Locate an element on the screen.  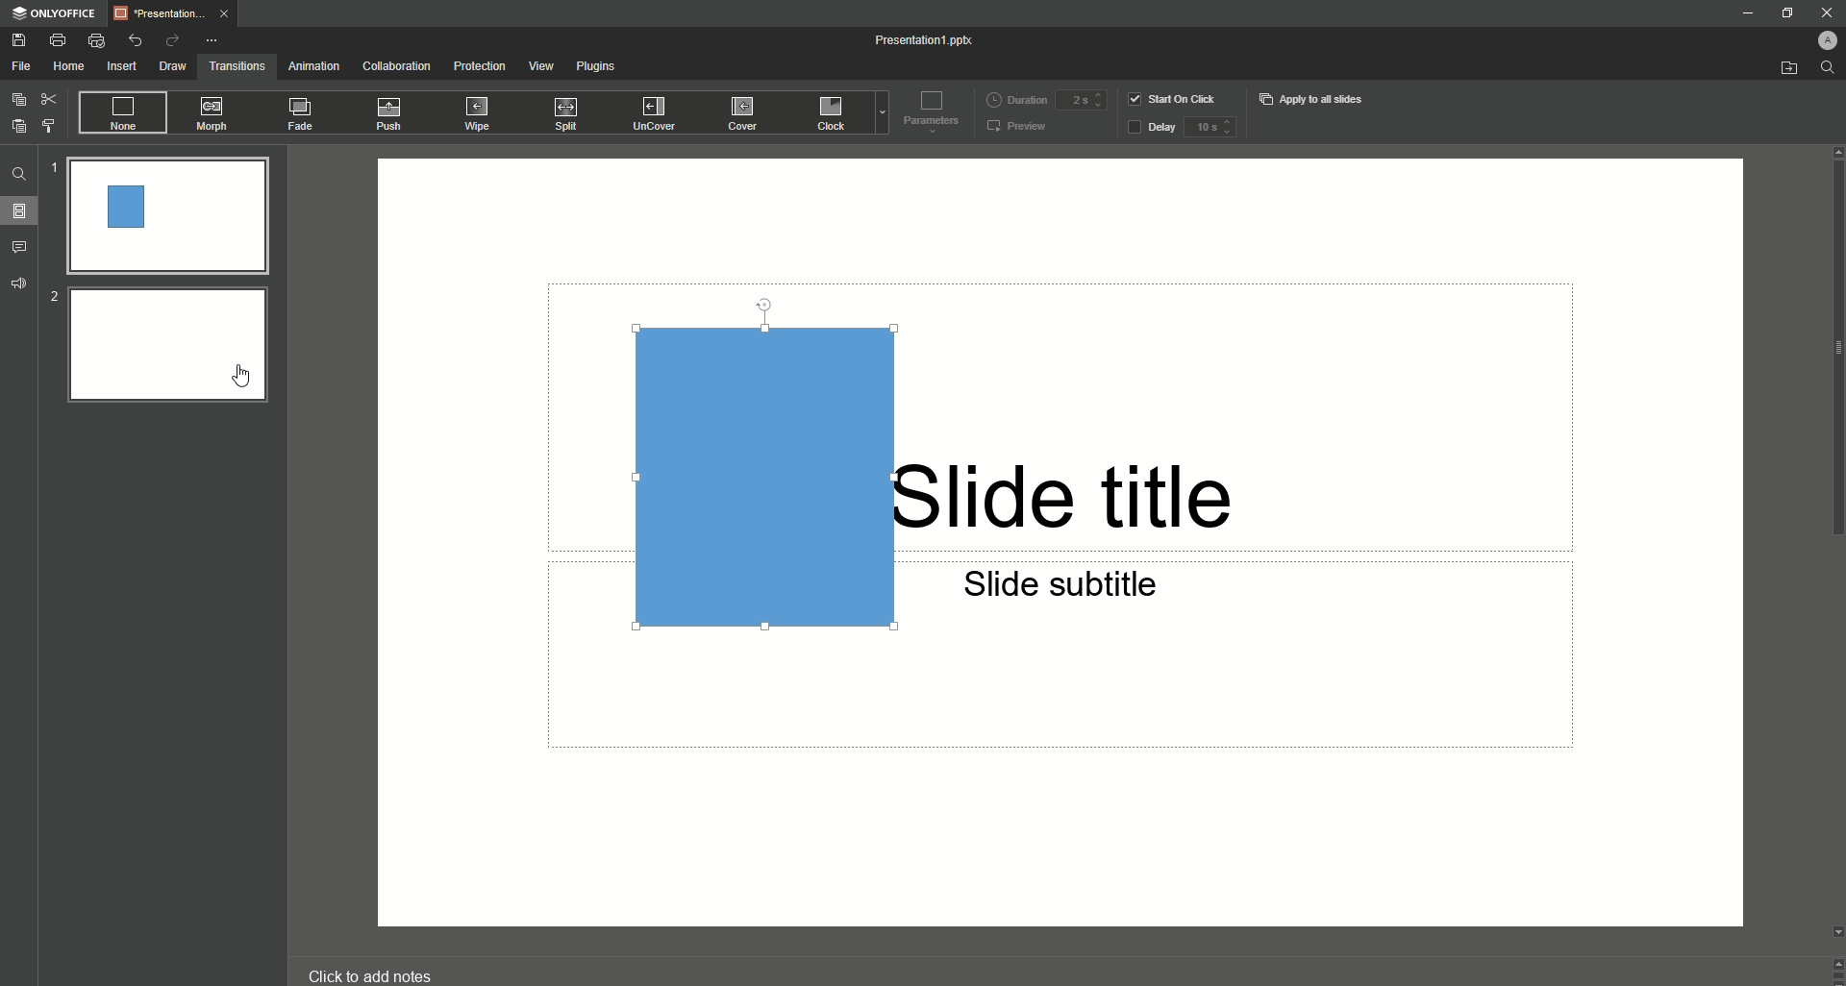
Fade is located at coordinates (302, 114).